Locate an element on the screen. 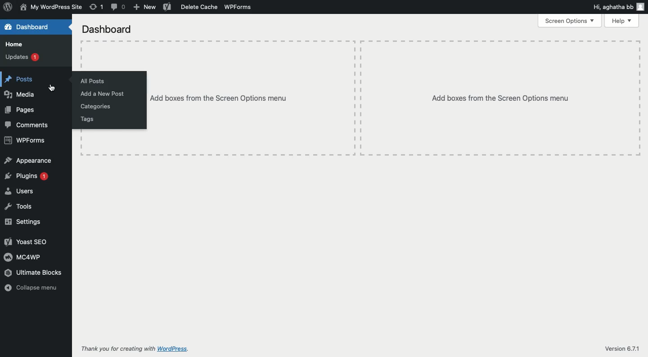 The width and height of the screenshot is (648, 357). Tags is located at coordinates (87, 120).